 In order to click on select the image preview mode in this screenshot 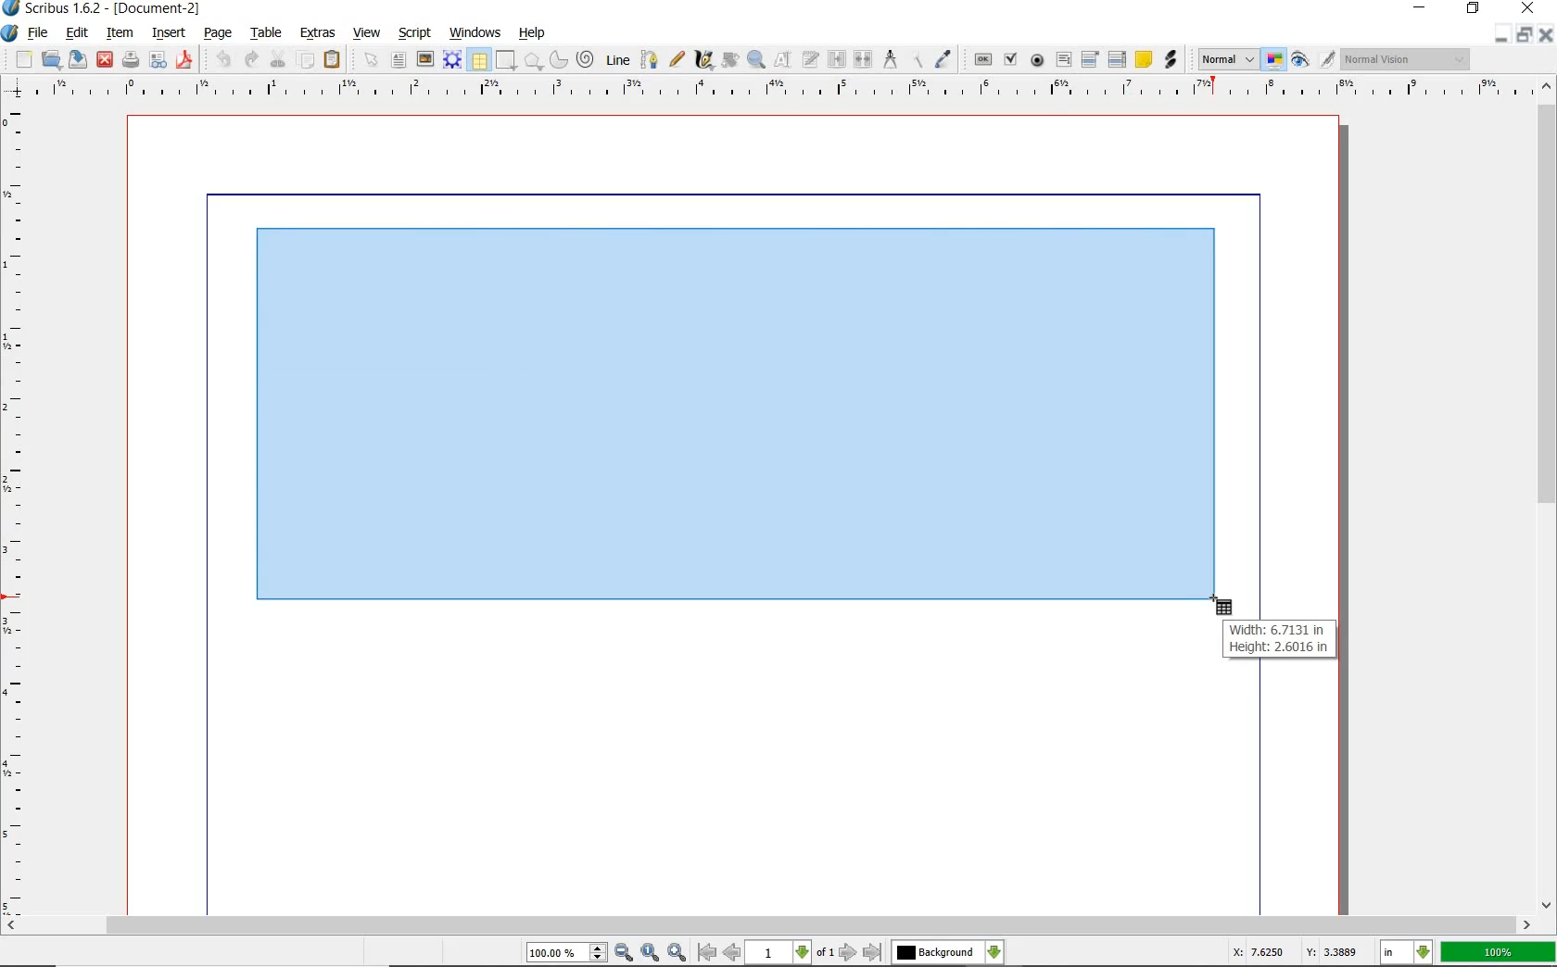, I will do `click(1224, 59)`.